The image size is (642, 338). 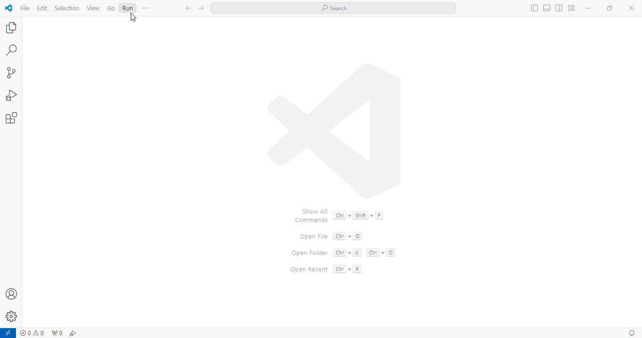 I want to click on Ctrl+R, so click(x=347, y=269).